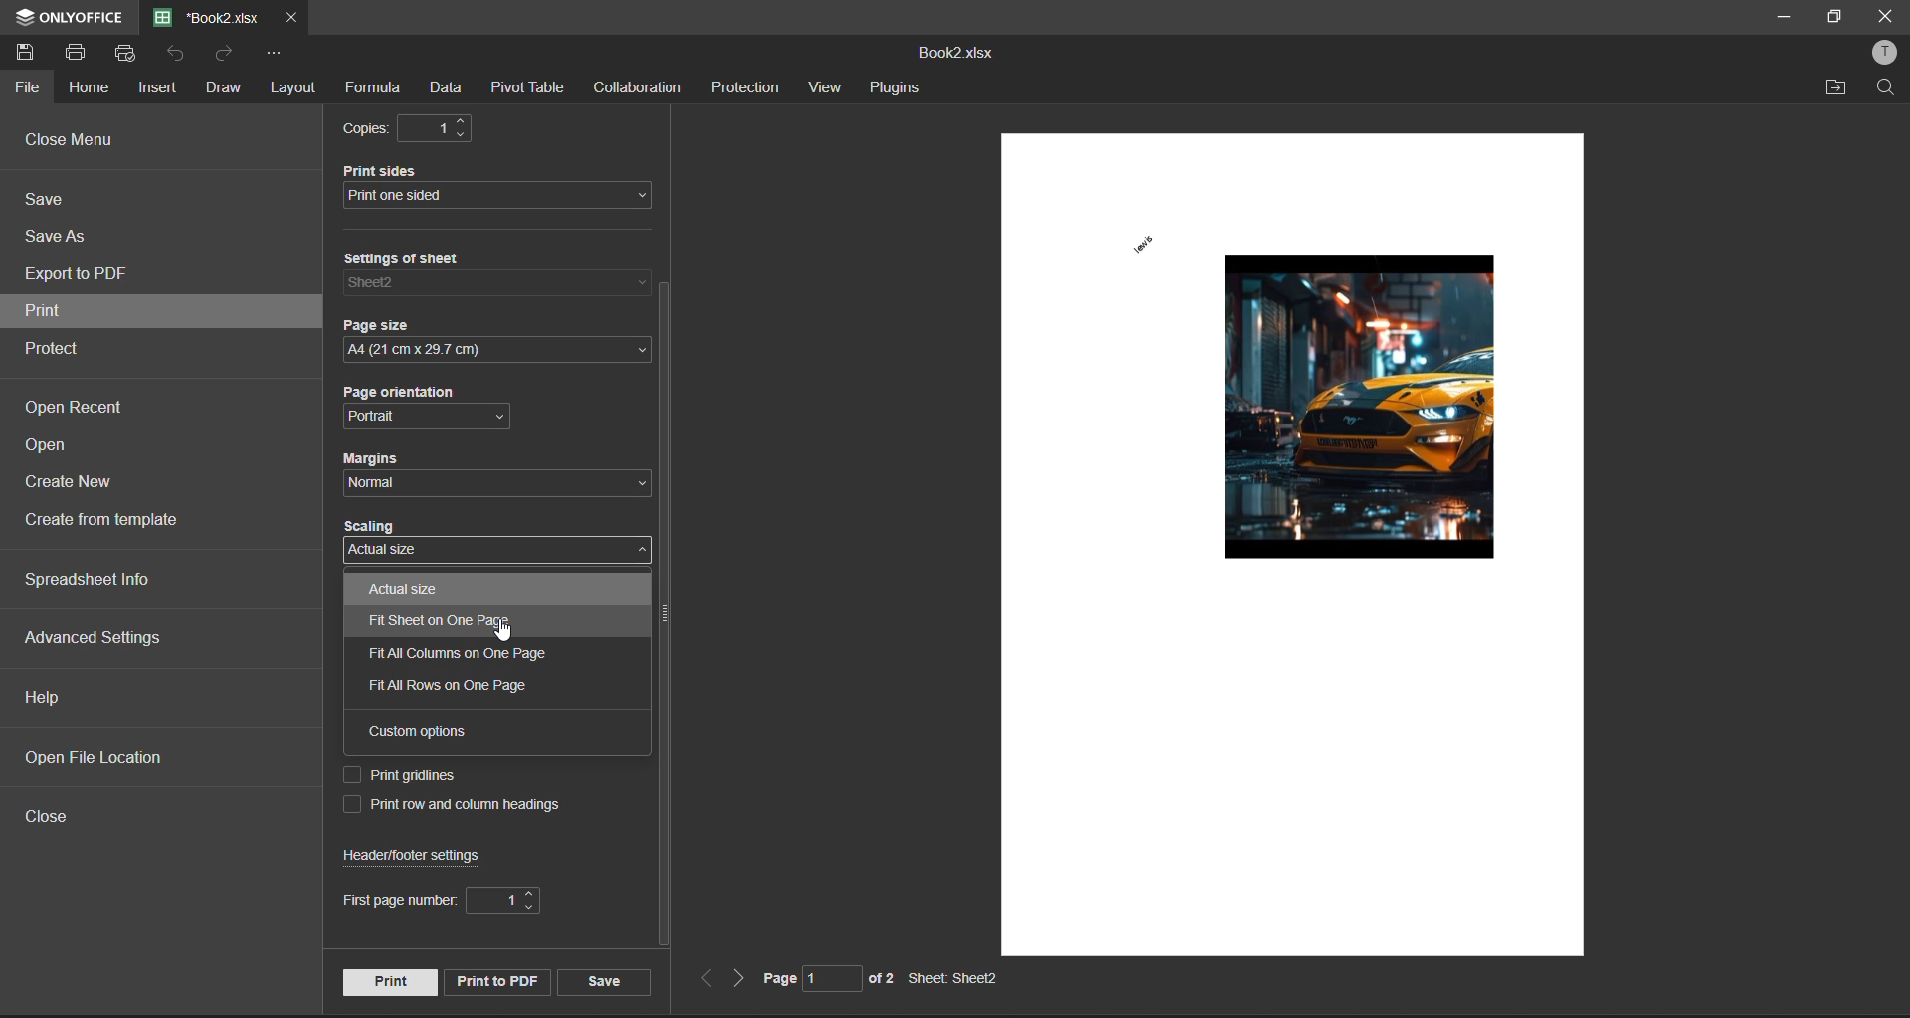 The width and height of the screenshot is (1910, 1018). Describe the element at coordinates (32, 56) in the screenshot. I see `save` at that location.